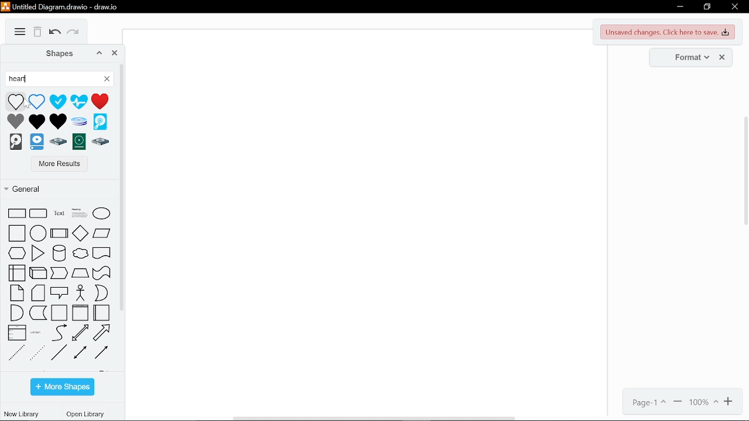  What do you see at coordinates (38, 273) in the screenshot?
I see `cube` at bounding box center [38, 273].